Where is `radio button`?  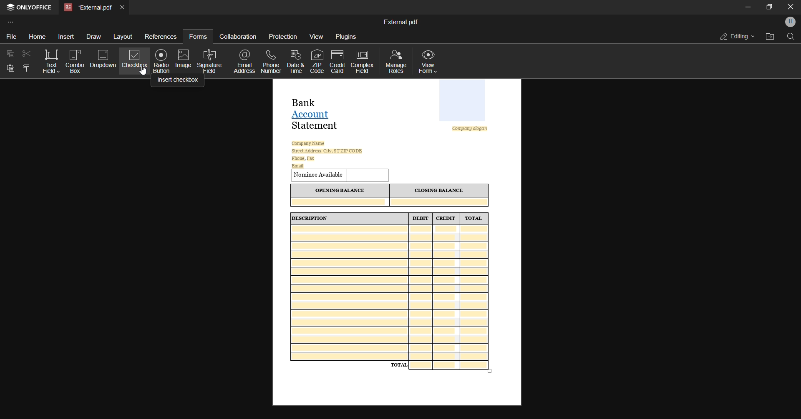 radio button is located at coordinates (162, 61).